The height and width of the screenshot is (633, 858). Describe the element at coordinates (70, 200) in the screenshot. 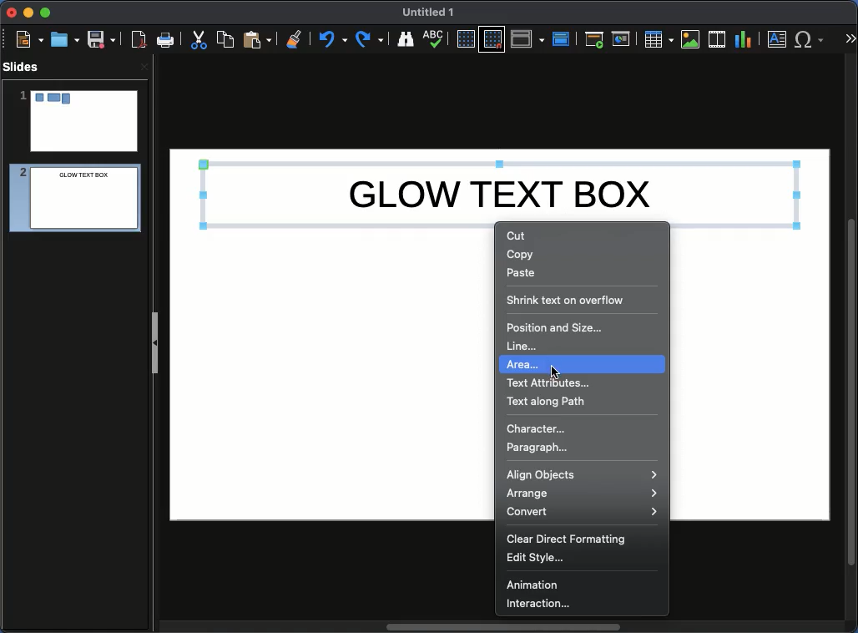

I see `Slide 2` at that location.